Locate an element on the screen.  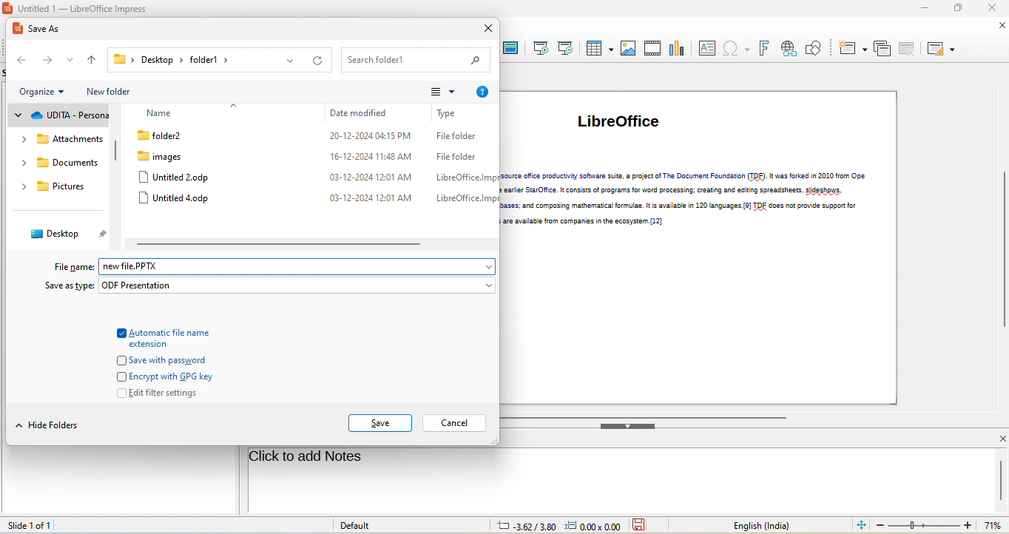
encrypt with gpg key is located at coordinates (163, 376).